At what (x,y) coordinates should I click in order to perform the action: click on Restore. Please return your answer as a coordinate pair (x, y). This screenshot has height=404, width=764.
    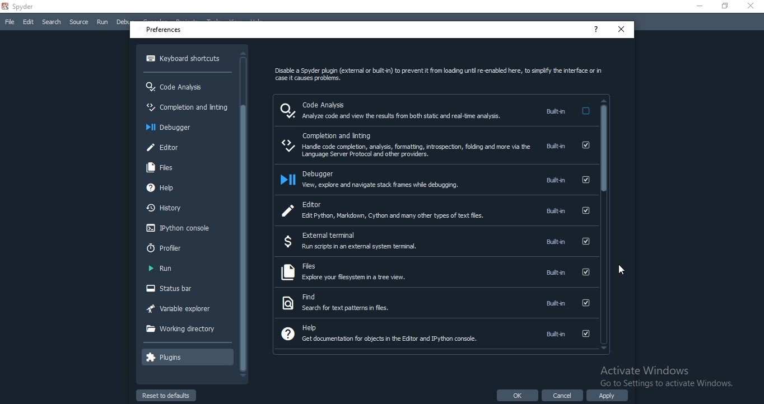
    Looking at the image, I should click on (724, 7).